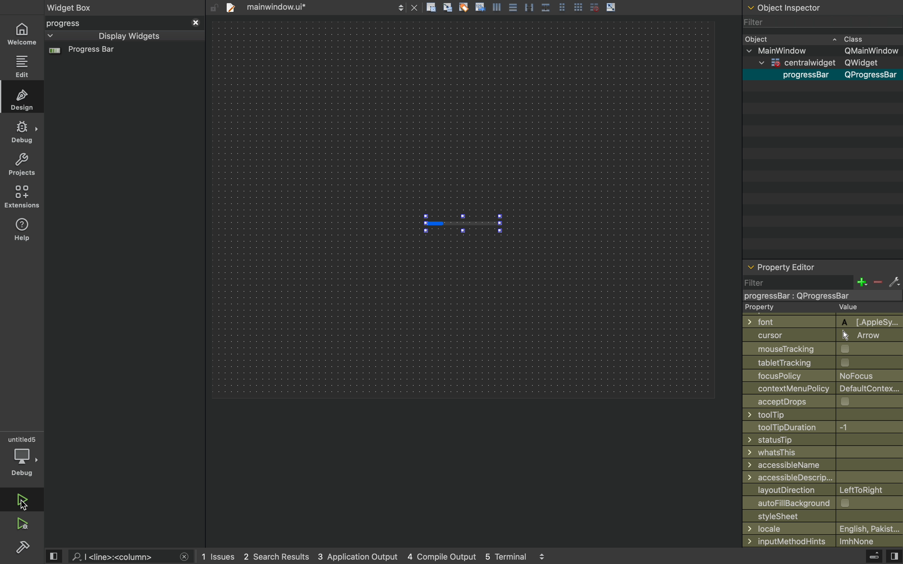  I want to click on widgetbox, so click(100, 7).